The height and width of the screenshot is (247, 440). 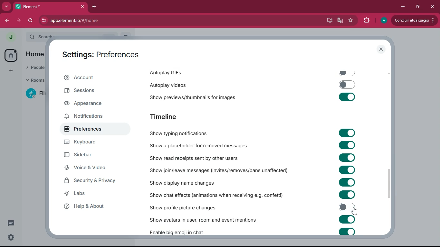 What do you see at coordinates (19, 21) in the screenshot?
I see `forward` at bounding box center [19, 21].